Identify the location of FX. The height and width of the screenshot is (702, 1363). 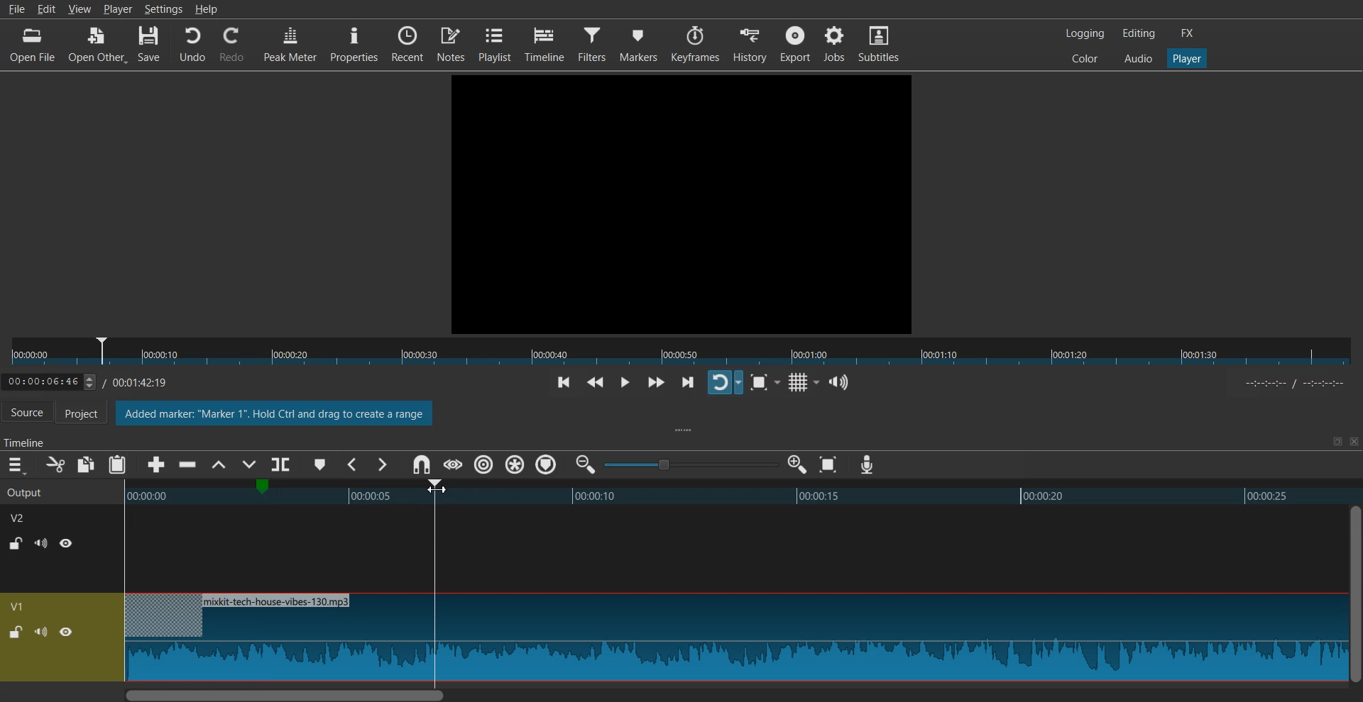
(1188, 33).